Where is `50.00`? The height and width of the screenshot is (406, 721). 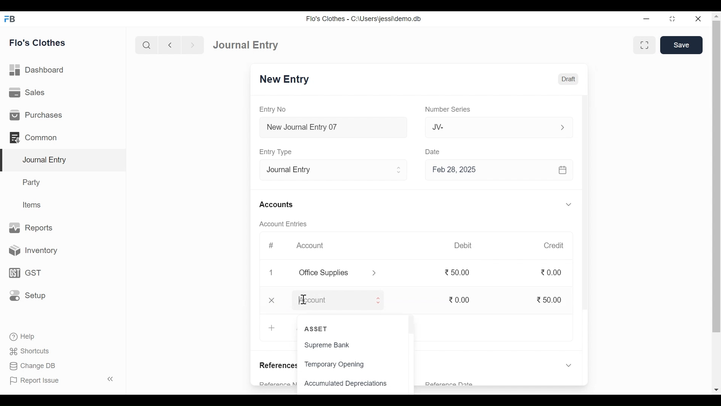
50.00 is located at coordinates (457, 271).